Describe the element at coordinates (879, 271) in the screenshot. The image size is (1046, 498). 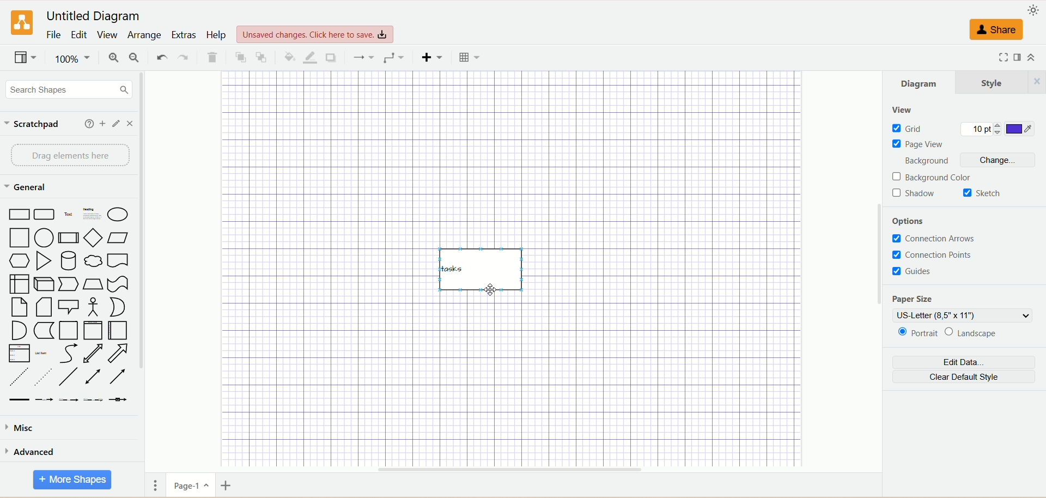
I see `vertical scroll bar` at that location.